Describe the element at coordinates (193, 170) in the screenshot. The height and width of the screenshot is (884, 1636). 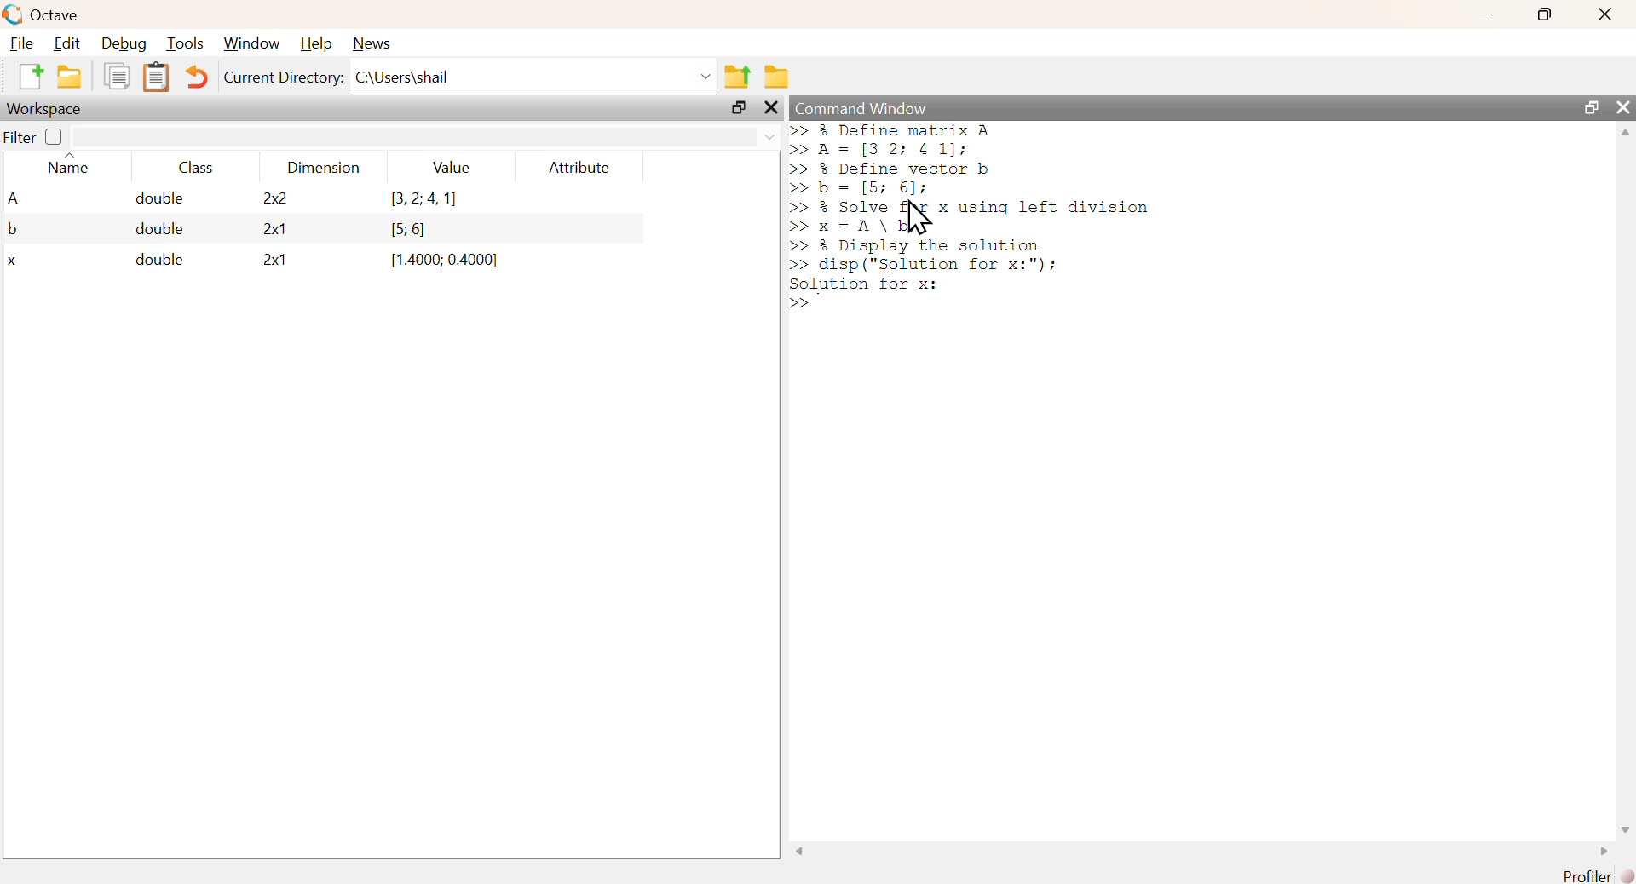
I see `class` at that location.